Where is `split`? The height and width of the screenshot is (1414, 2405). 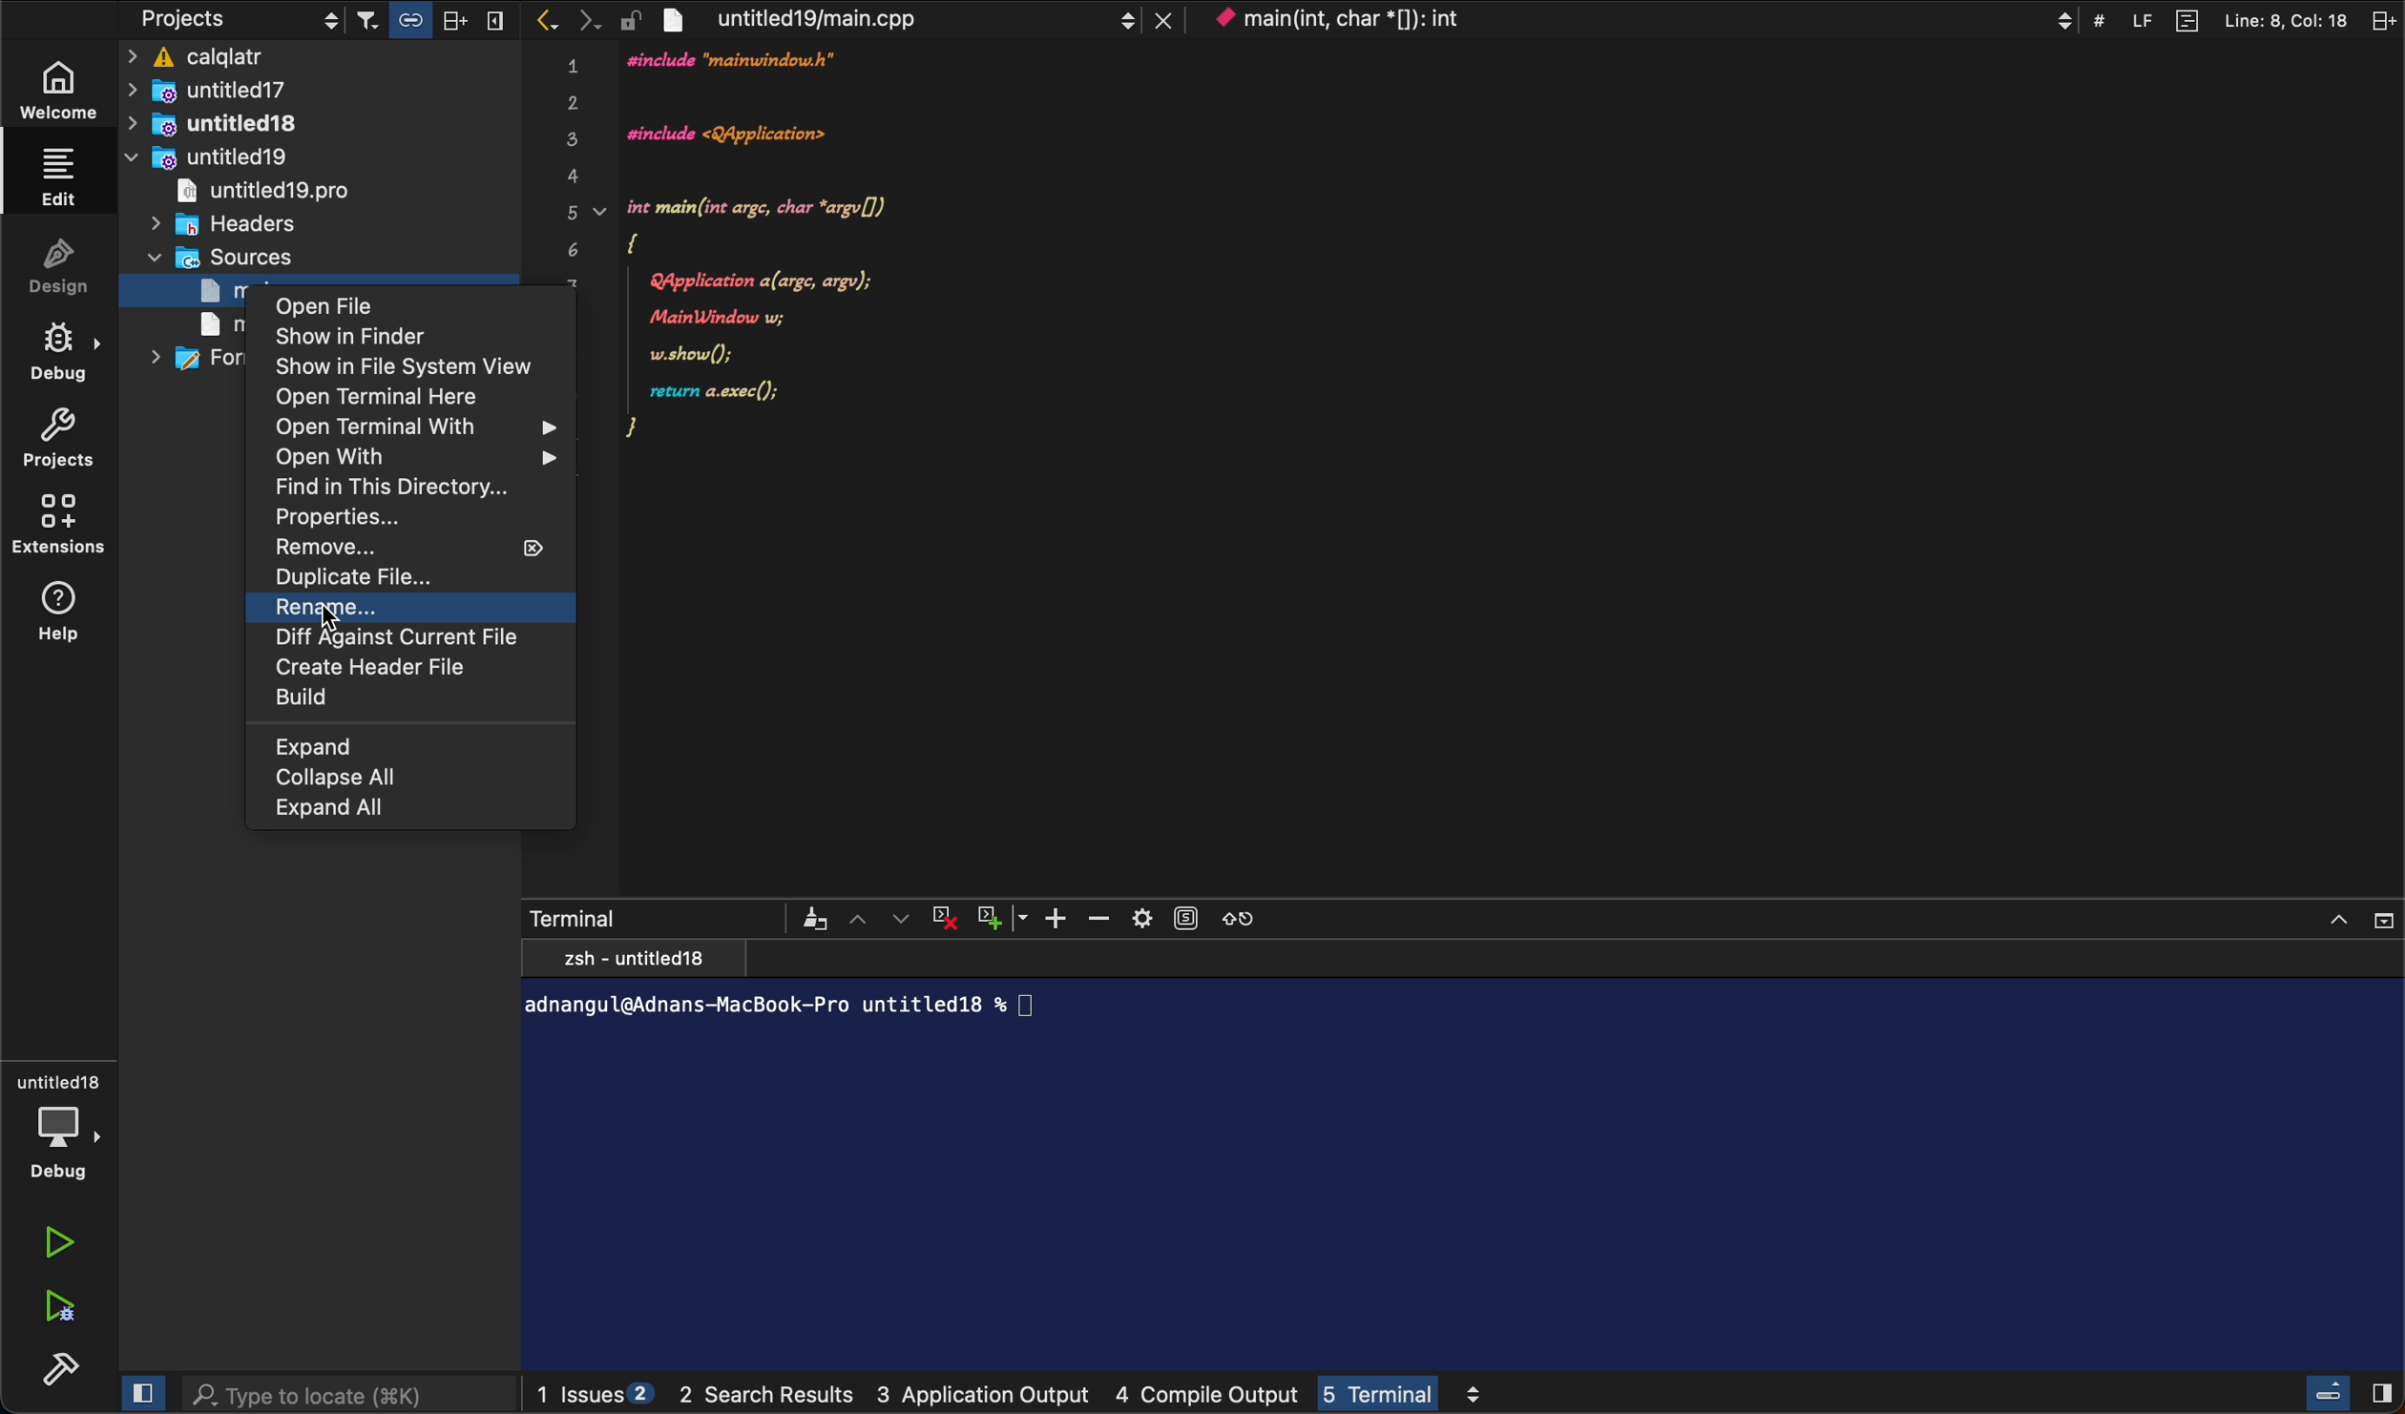
split is located at coordinates (2380, 18).